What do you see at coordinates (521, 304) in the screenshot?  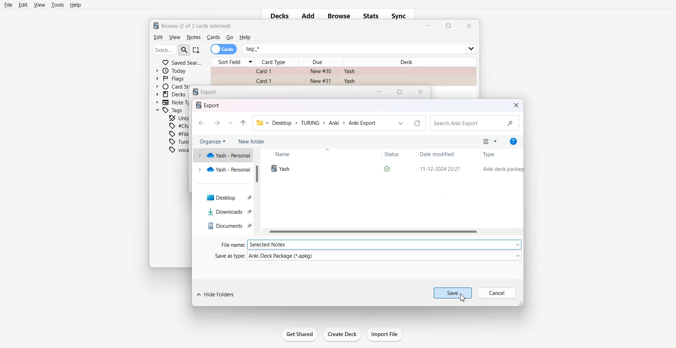 I see `Drag folder` at bounding box center [521, 304].